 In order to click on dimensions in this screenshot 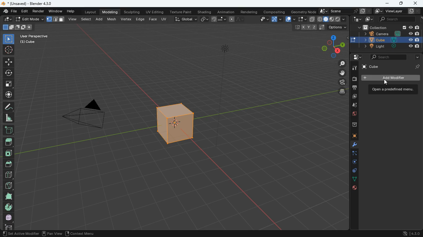, I will do `click(329, 46)`.